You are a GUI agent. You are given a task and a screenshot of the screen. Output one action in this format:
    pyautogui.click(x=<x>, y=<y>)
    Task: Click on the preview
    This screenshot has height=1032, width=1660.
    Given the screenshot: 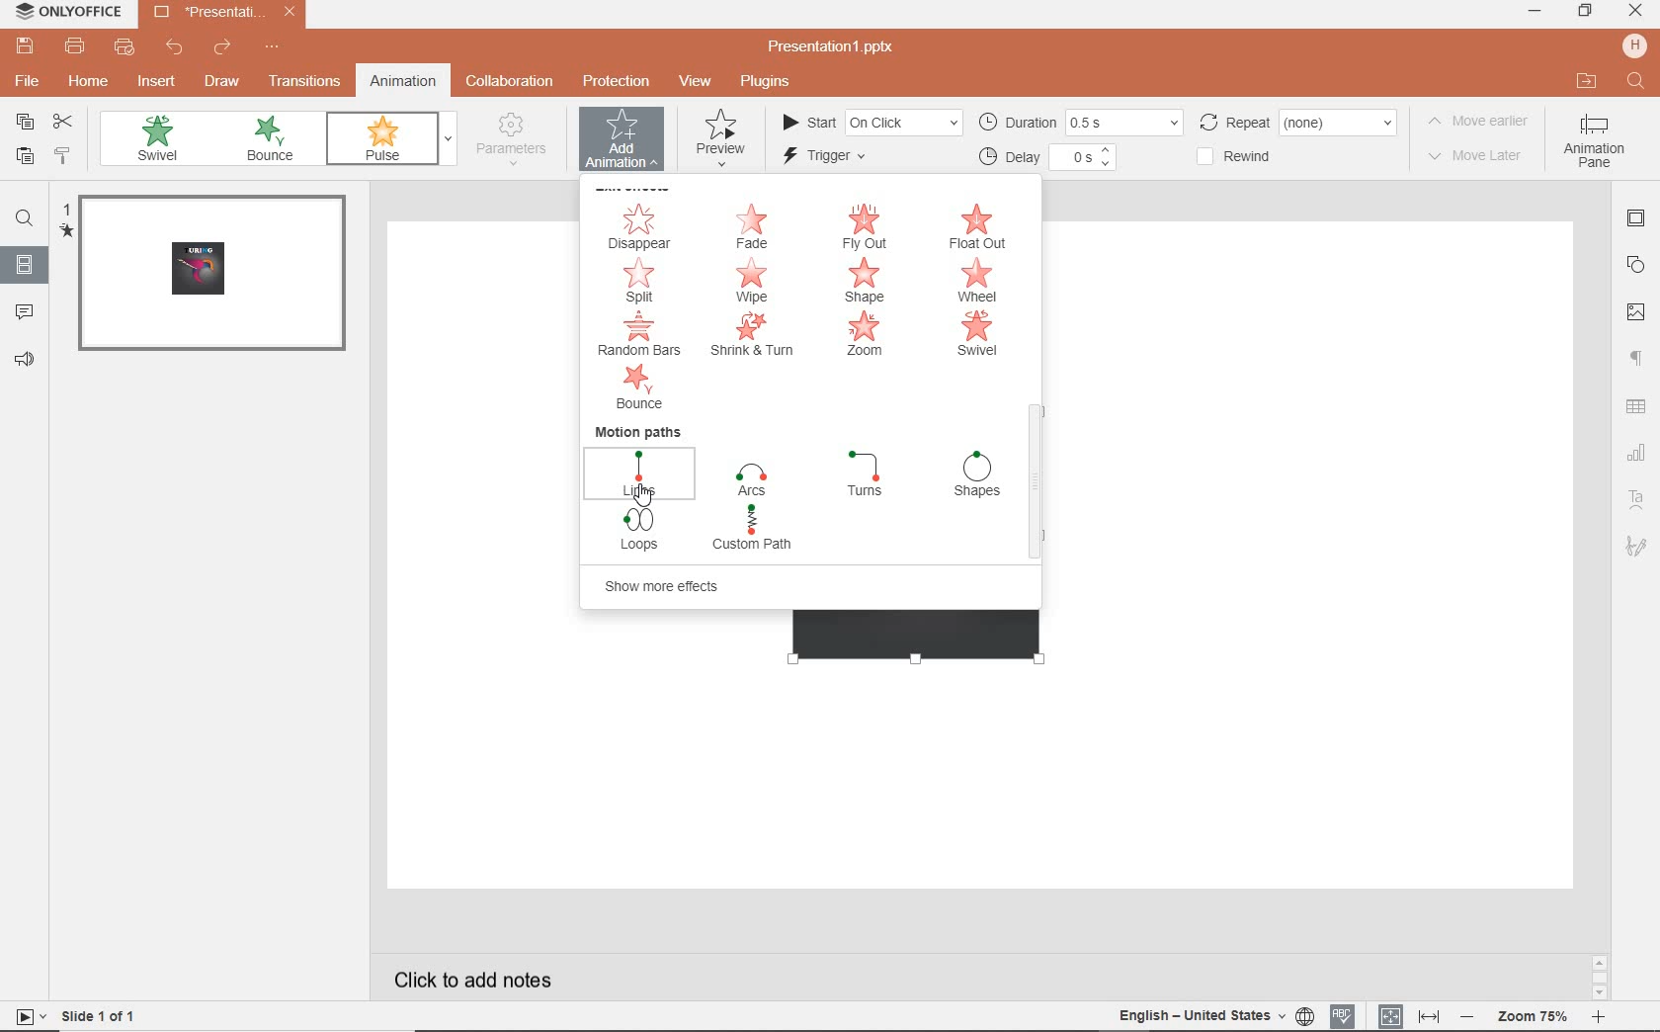 What is the action you would take?
    pyautogui.click(x=724, y=139)
    